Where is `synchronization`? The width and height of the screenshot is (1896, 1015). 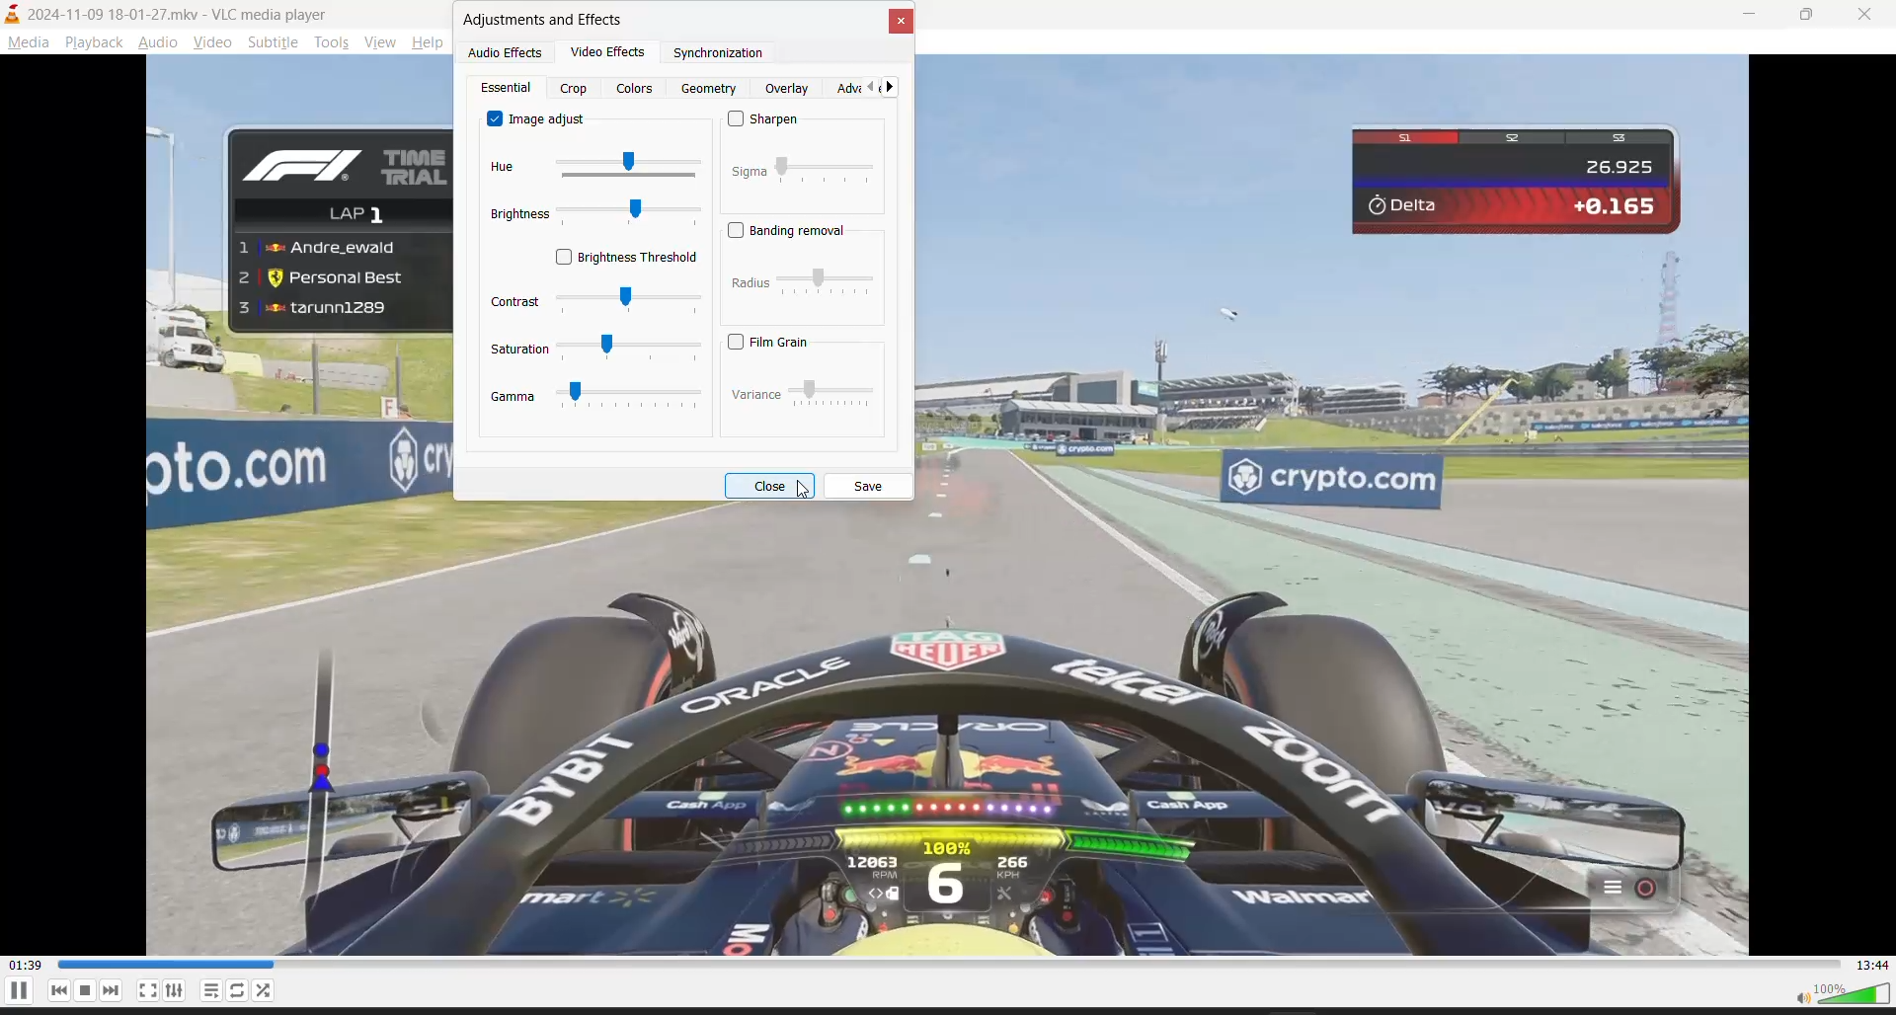
synchronization is located at coordinates (720, 53).